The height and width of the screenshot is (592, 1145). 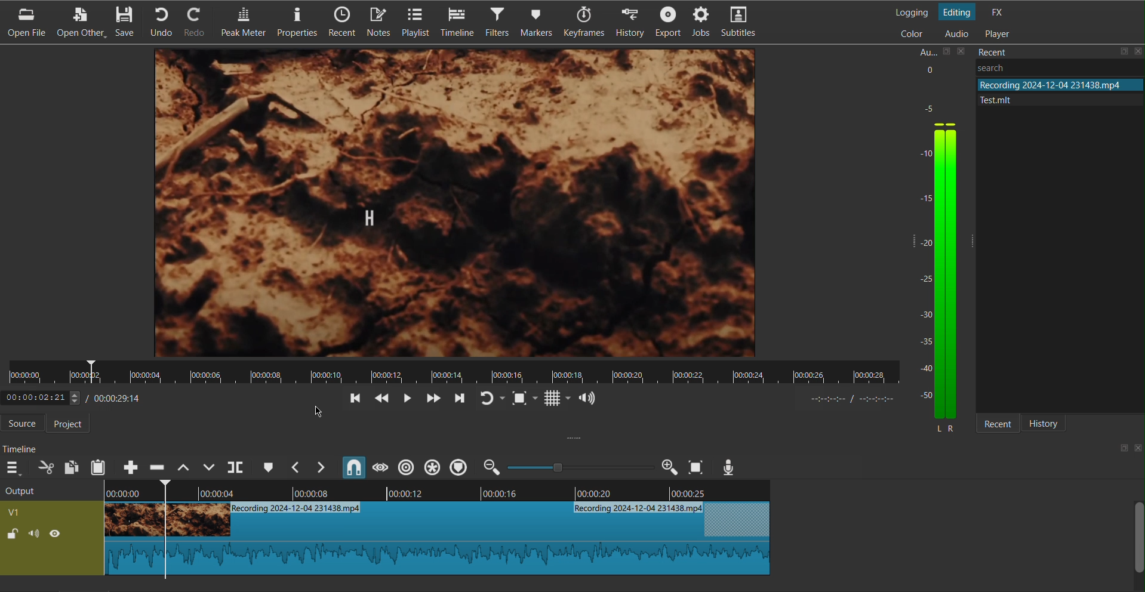 I want to click on Skip Back, so click(x=383, y=399).